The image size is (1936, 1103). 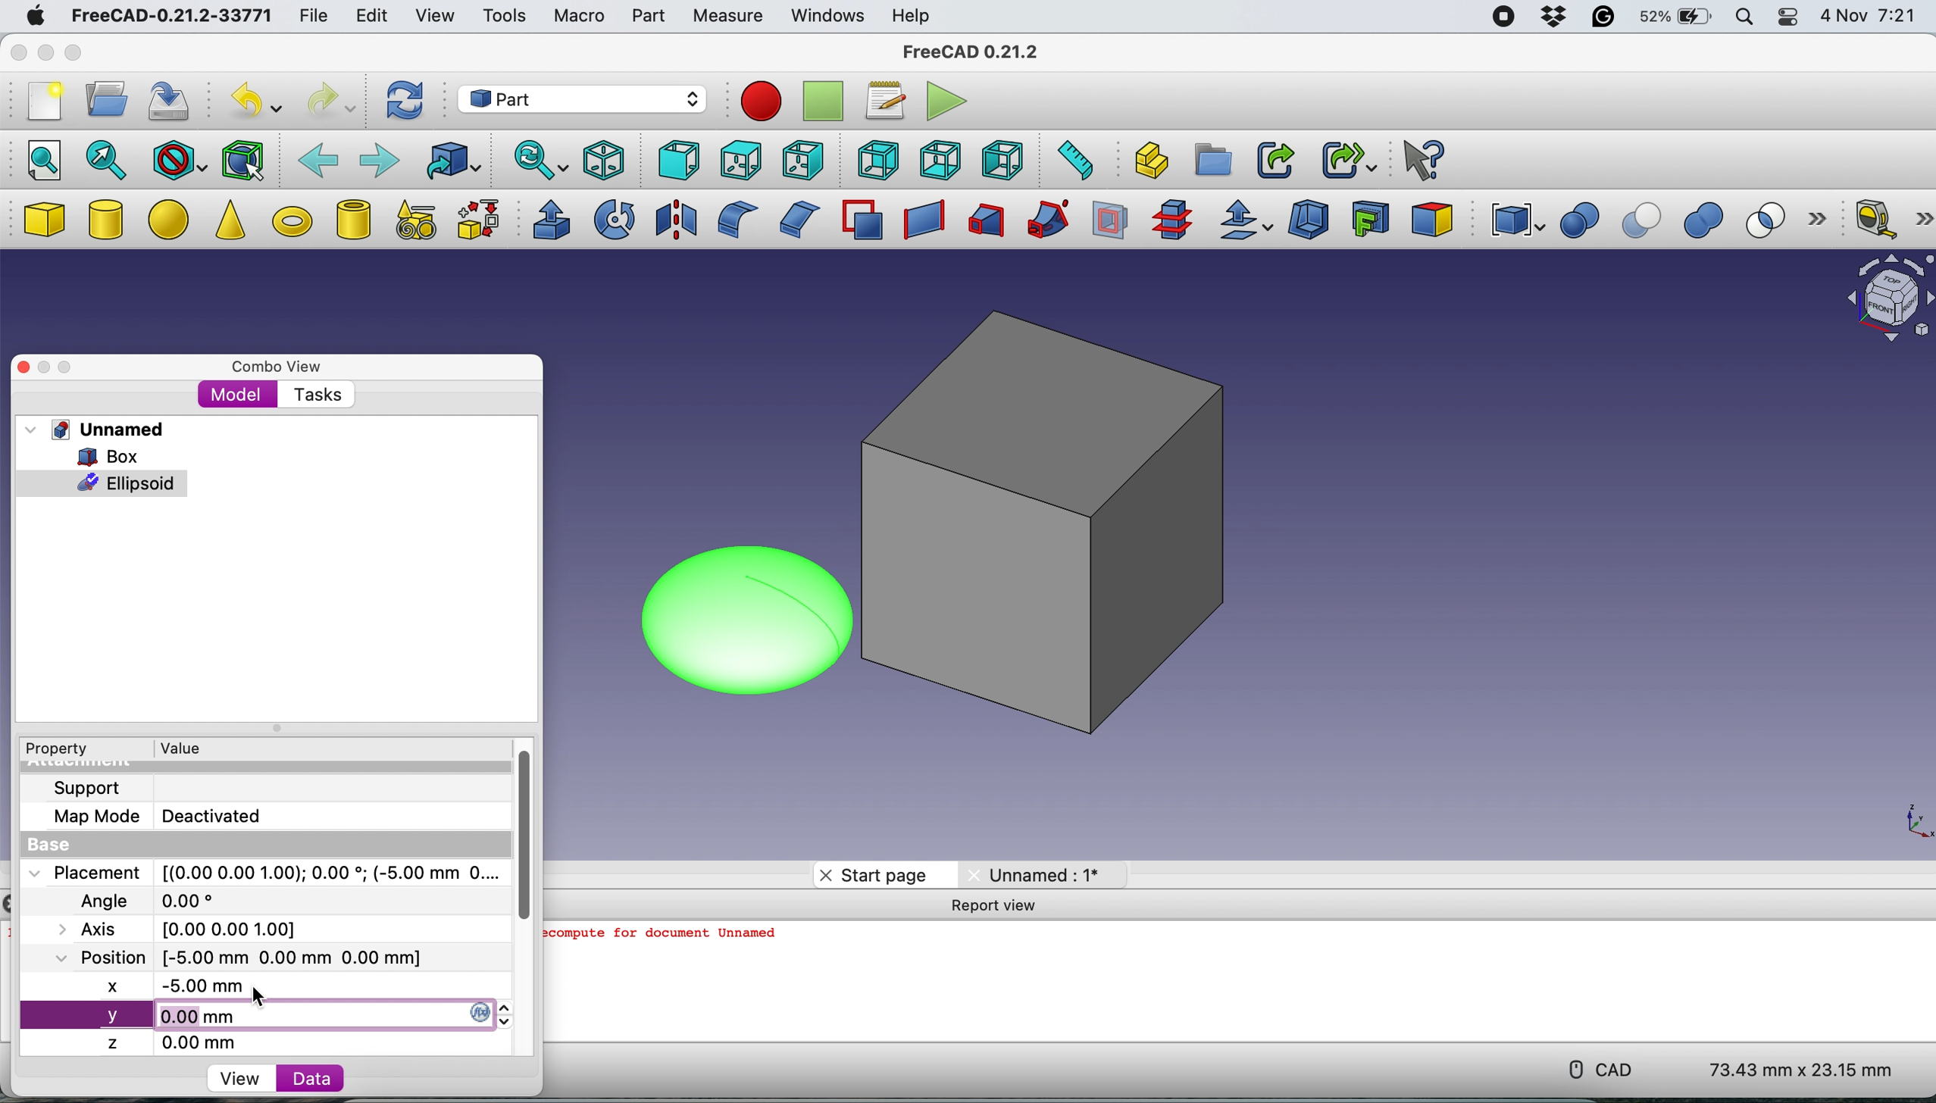 What do you see at coordinates (1709, 221) in the screenshot?
I see `union` at bounding box center [1709, 221].